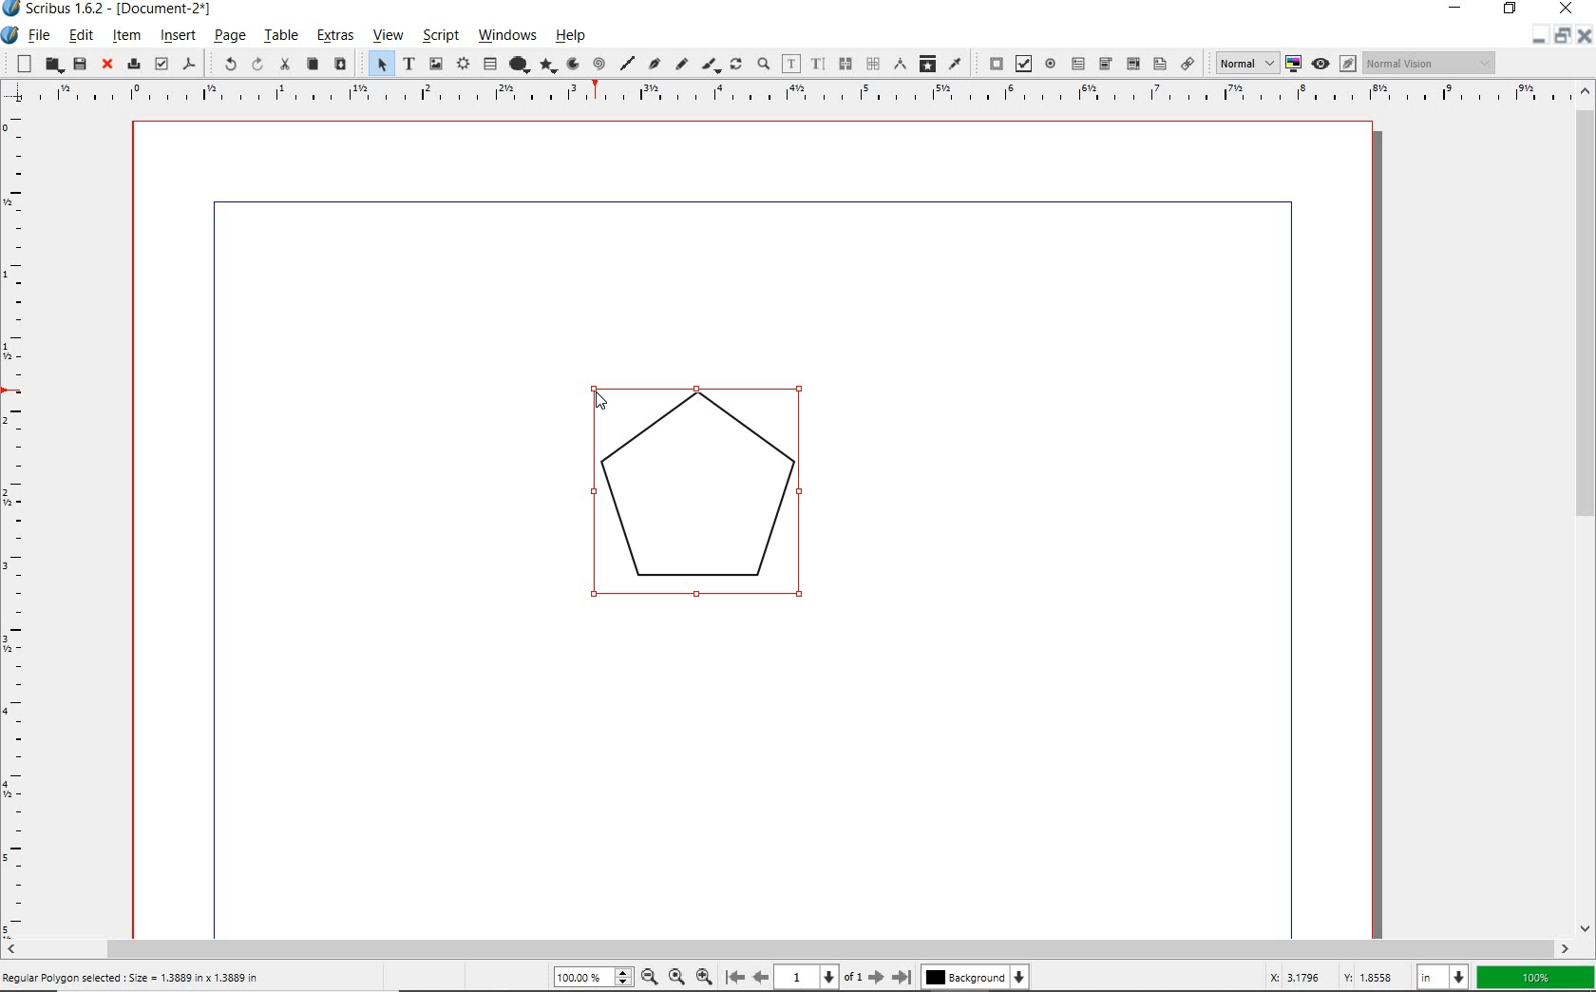 The height and width of the screenshot is (992, 1596). What do you see at coordinates (508, 36) in the screenshot?
I see `windows` at bounding box center [508, 36].